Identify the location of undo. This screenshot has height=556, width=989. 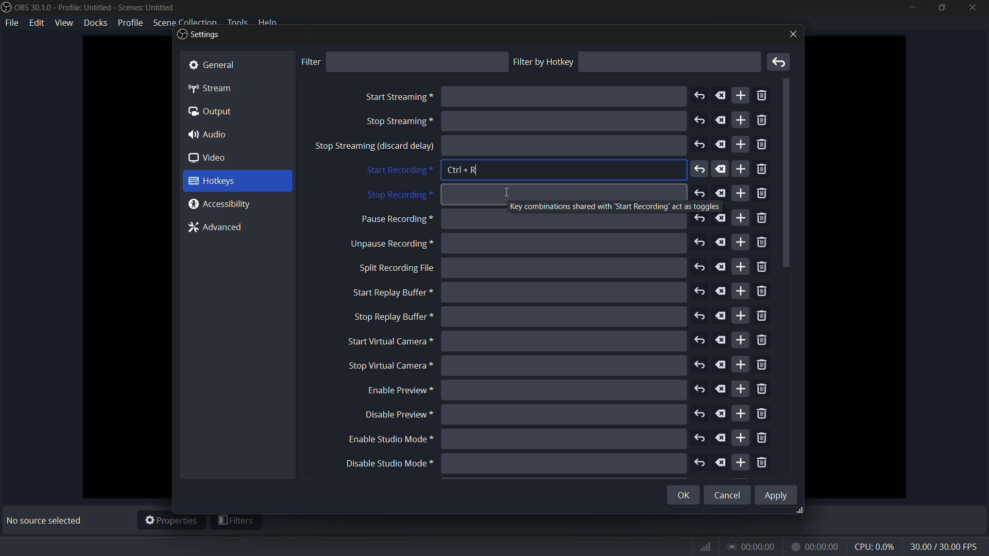
(700, 412).